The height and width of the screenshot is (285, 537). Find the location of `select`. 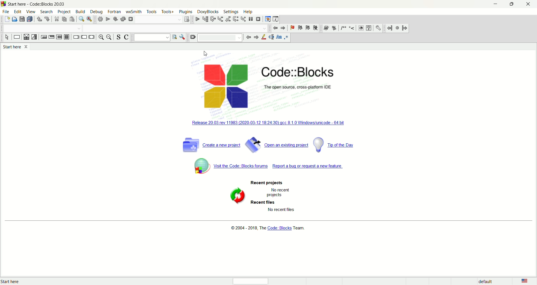

select is located at coordinates (7, 38).